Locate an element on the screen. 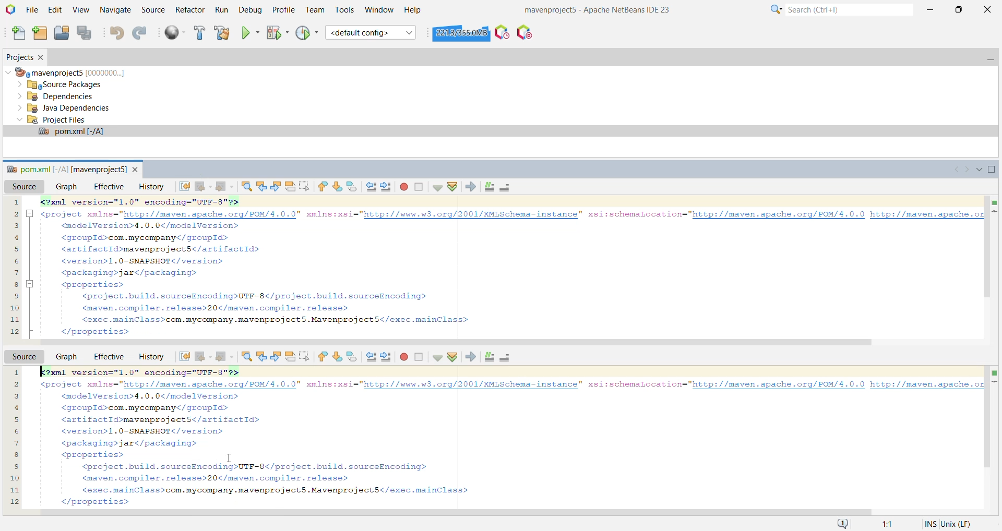  Java Dependencies is located at coordinates (64, 108).